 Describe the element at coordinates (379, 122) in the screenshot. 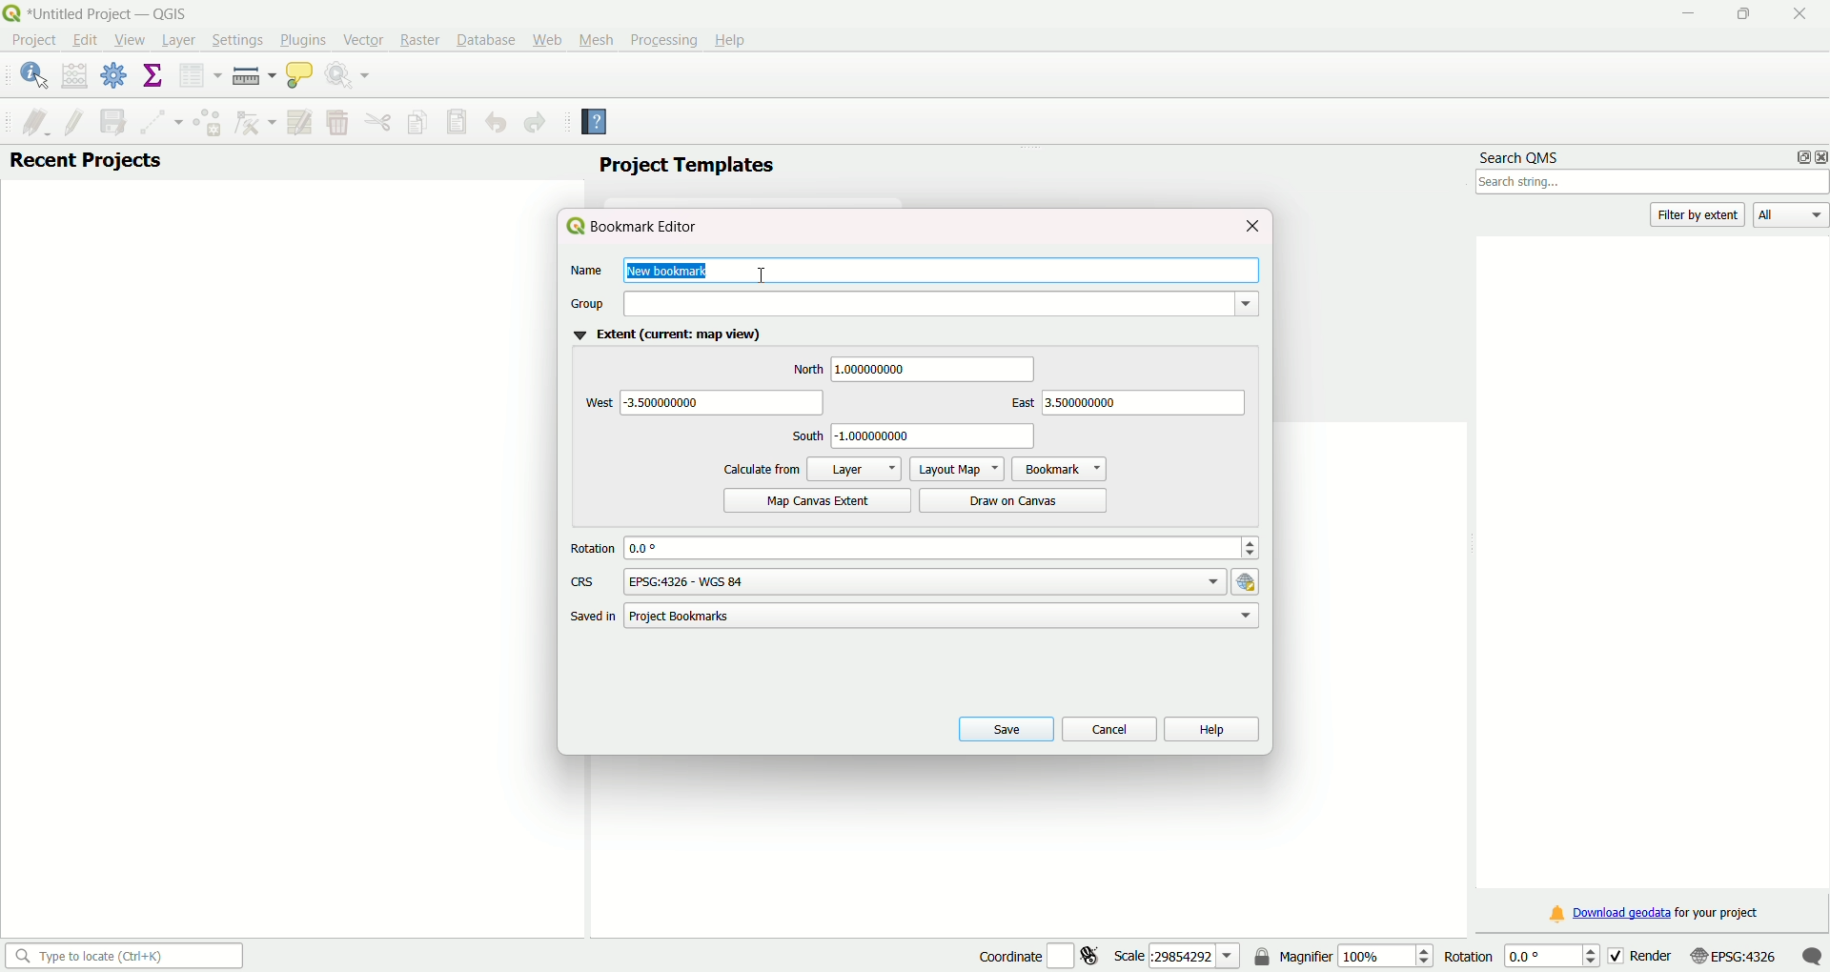

I see `cut feature` at that location.